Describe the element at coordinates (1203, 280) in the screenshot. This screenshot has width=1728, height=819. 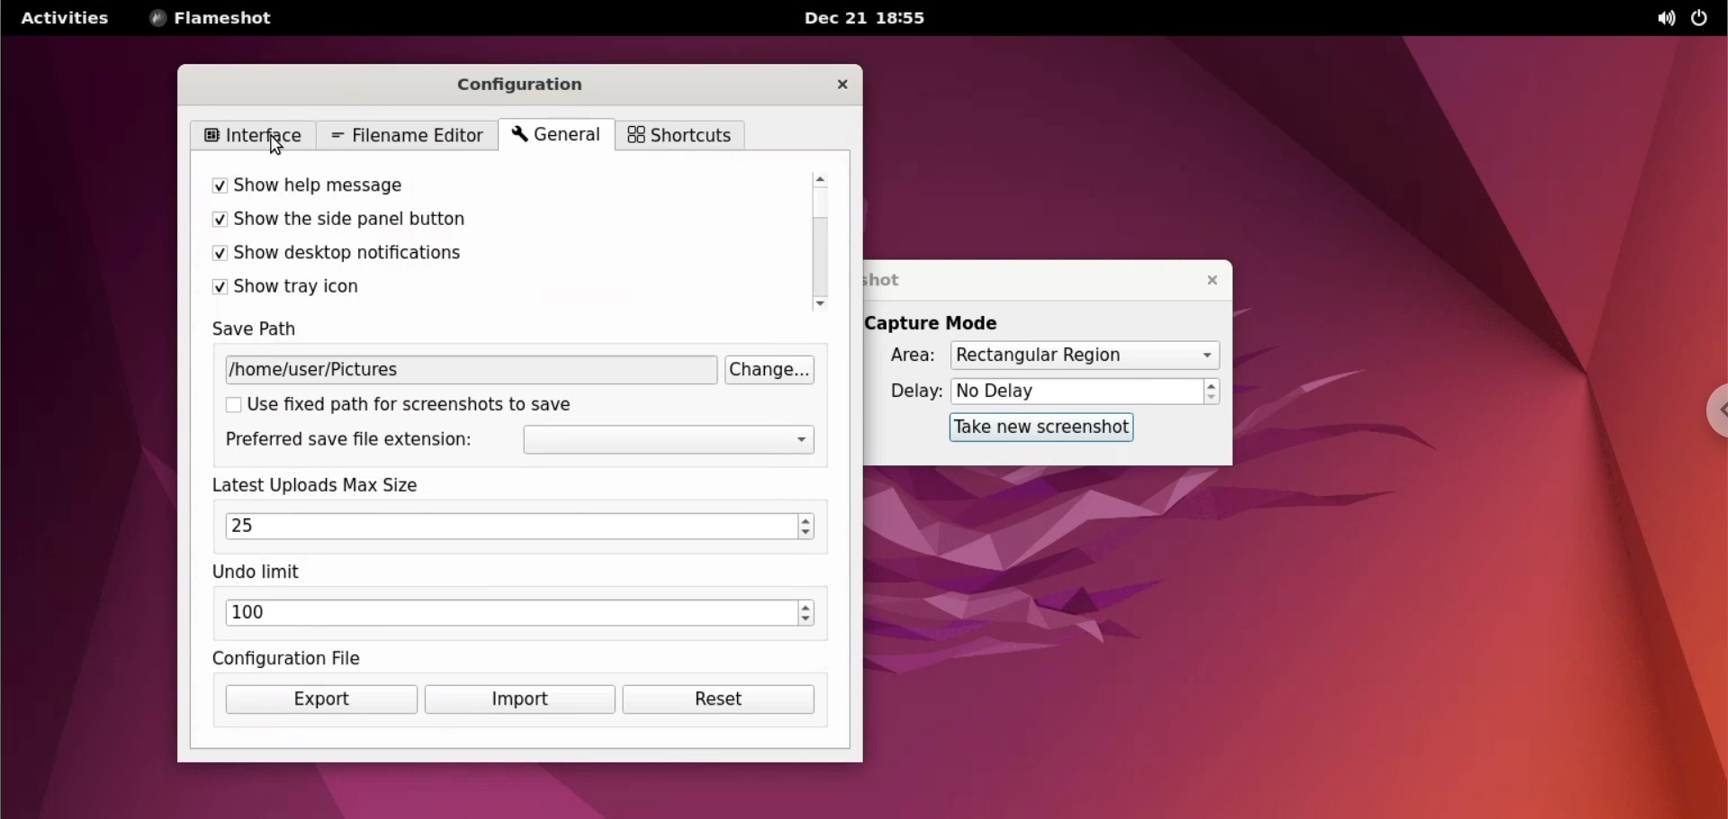
I see `close` at that location.